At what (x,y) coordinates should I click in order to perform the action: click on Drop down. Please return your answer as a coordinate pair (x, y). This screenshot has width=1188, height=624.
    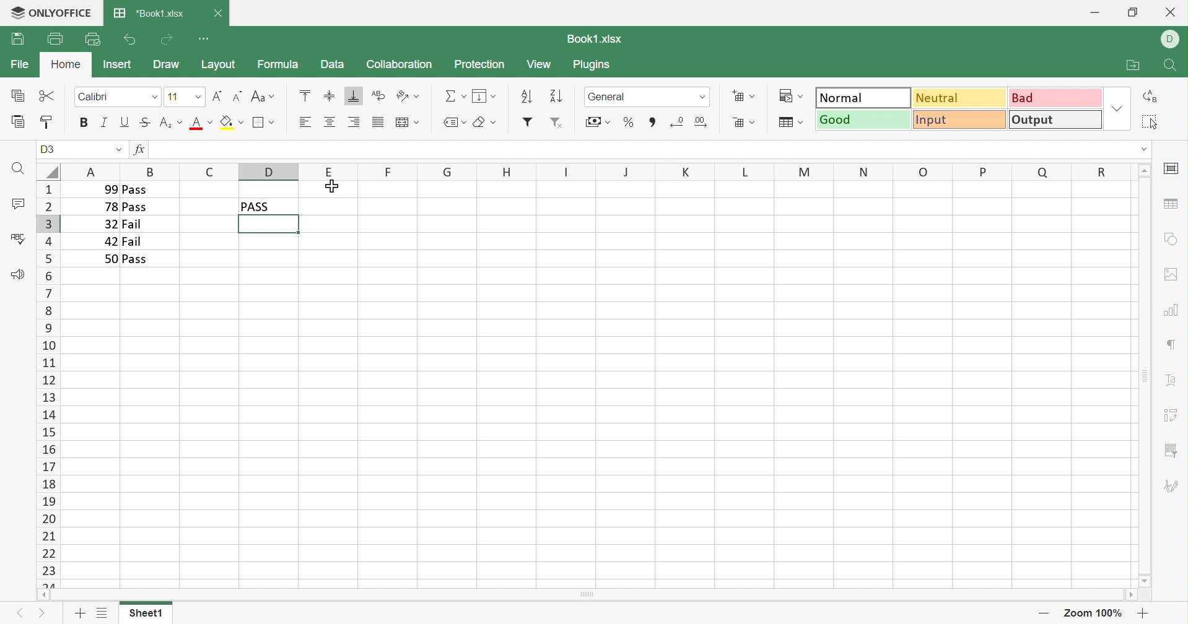
    Looking at the image, I should click on (1120, 108).